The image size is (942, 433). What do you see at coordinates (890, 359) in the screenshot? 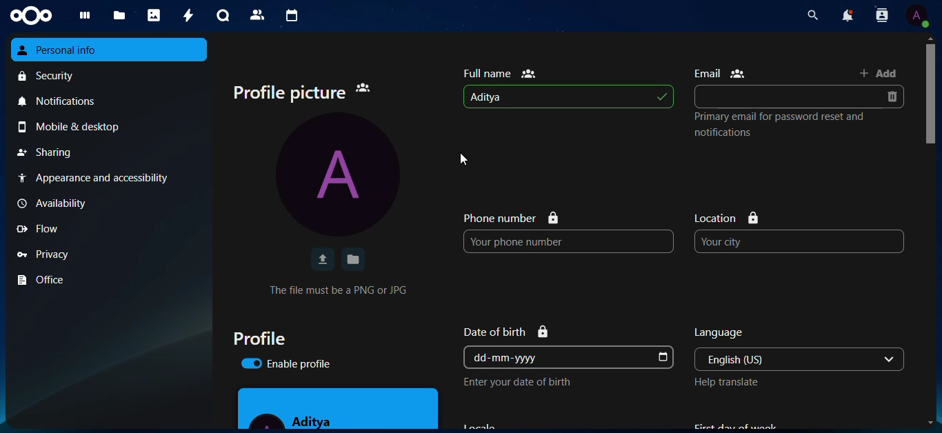
I see `drop down` at bounding box center [890, 359].